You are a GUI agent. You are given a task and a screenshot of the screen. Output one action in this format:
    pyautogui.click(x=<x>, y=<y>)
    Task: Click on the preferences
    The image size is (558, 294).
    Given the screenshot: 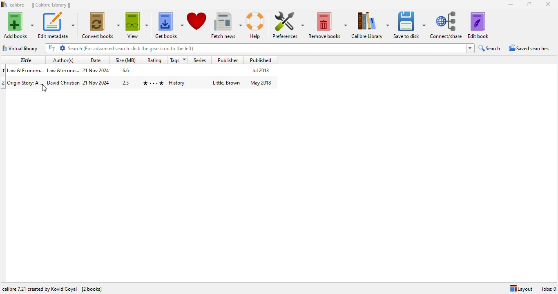 What is the action you would take?
    pyautogui.click(x=288, y=25)
    